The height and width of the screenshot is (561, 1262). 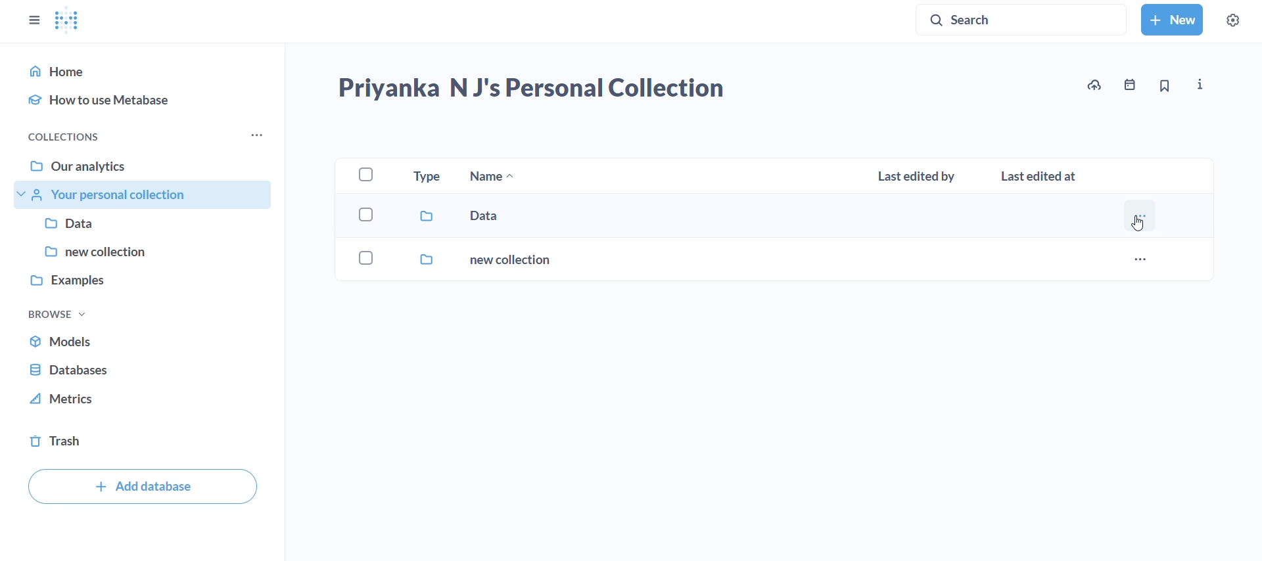 I want to click on new collection, so click(x=459, y=262).